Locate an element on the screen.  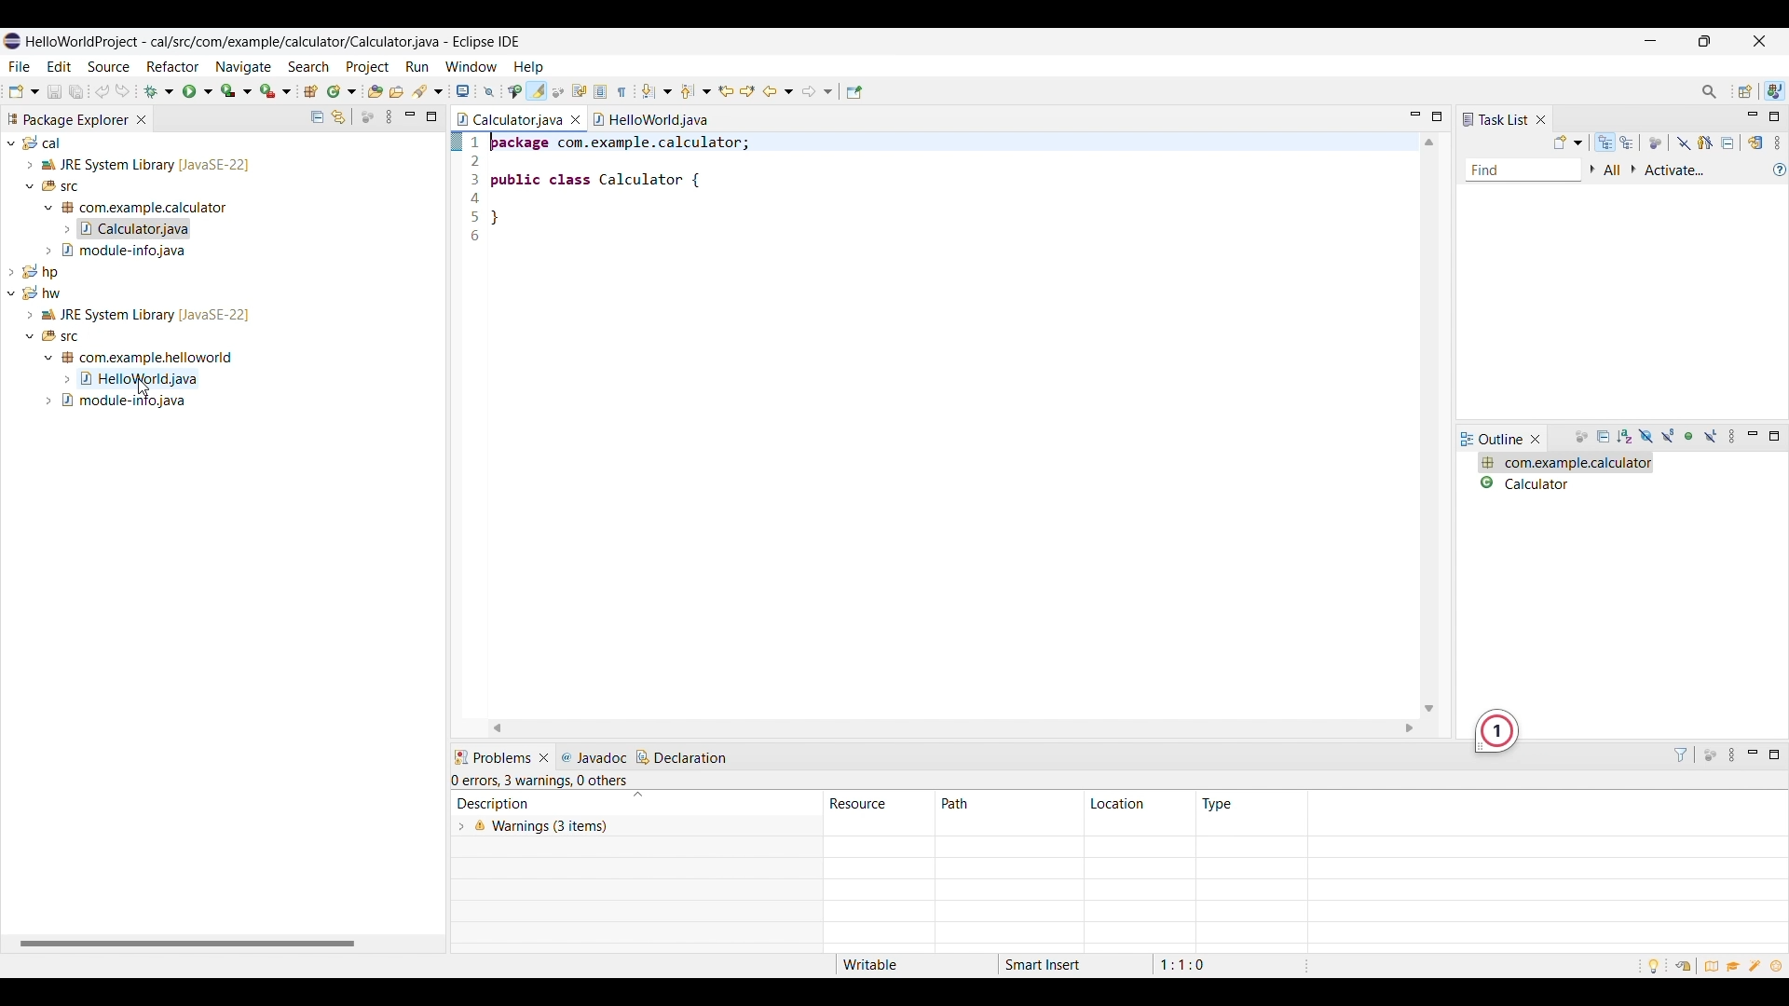
Synchronize changed is located at coordinates (1757, 143).